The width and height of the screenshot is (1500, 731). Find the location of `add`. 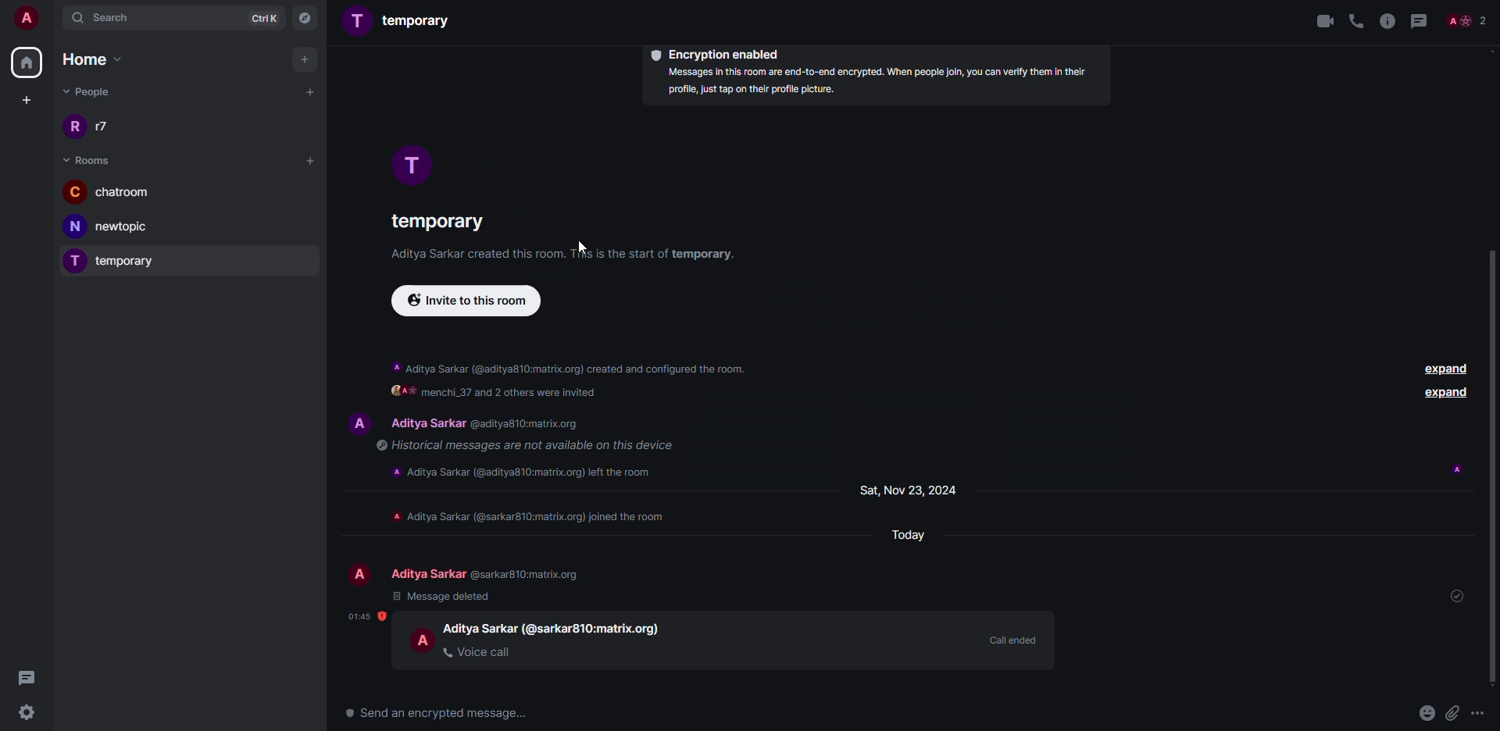

add is located at coordinates (307, 59).